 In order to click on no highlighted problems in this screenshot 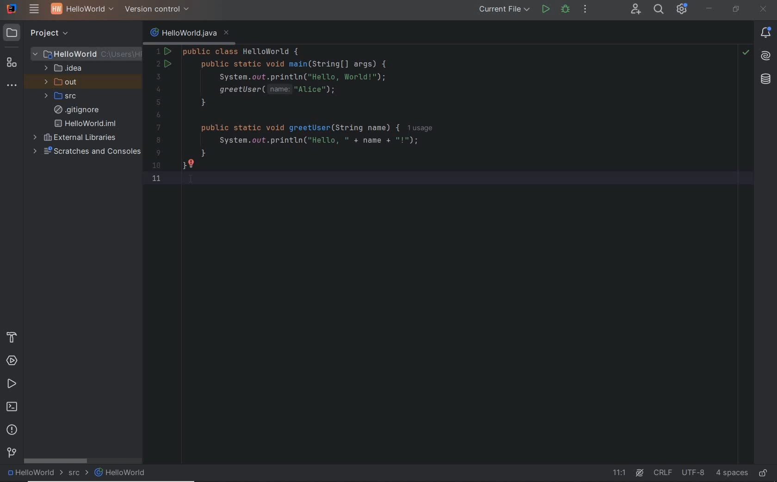, I will do `click(745, 53)`.